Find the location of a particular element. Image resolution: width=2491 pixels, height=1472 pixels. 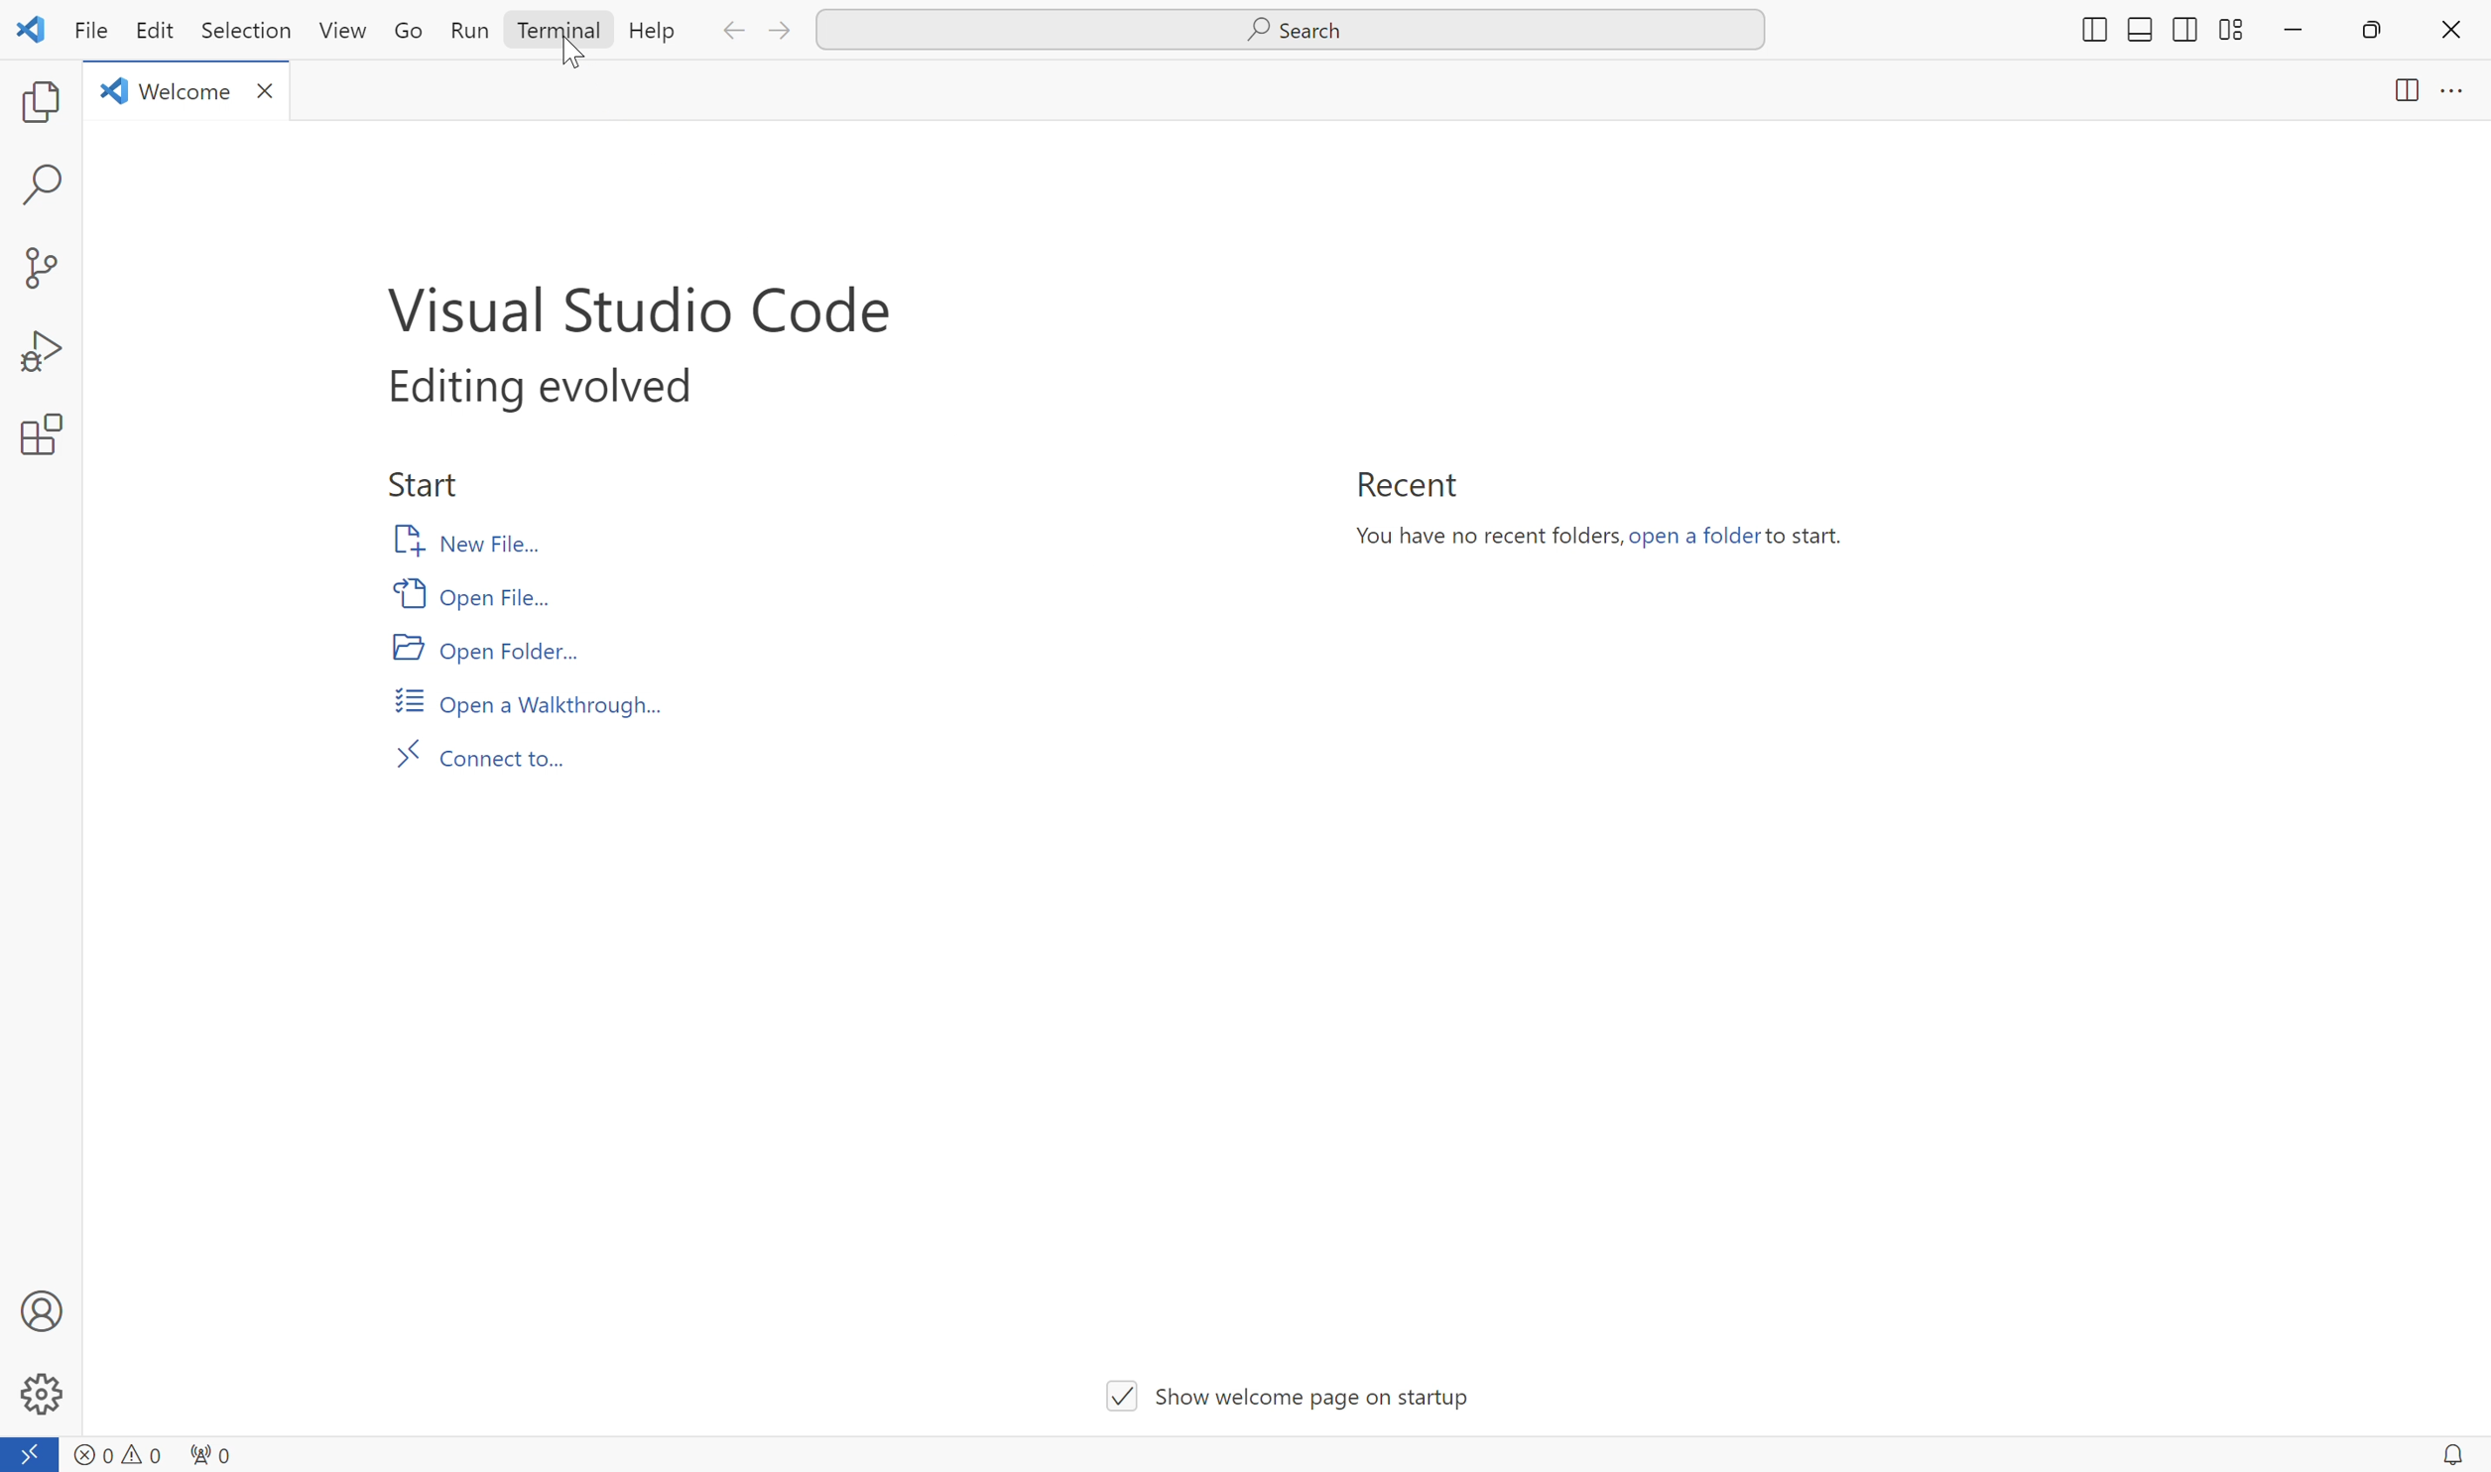

errors is located at coordinates (90, 1447).